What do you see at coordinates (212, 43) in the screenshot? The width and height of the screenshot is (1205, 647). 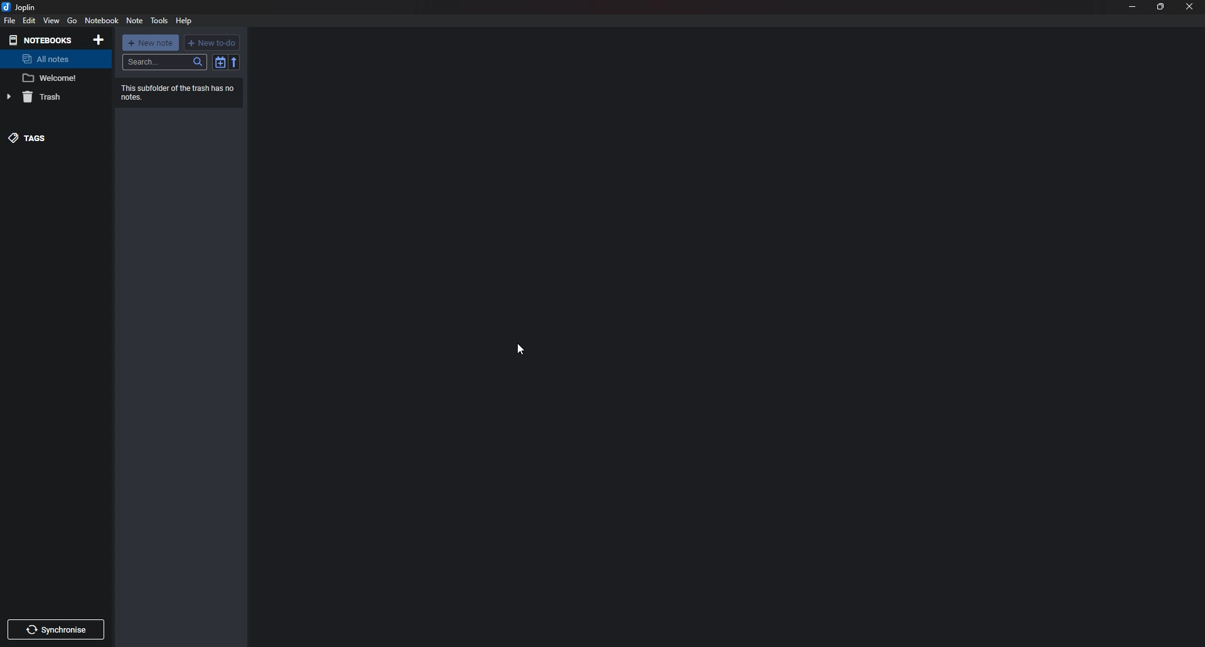 I see `new to do` at bounding box center [212, 43].